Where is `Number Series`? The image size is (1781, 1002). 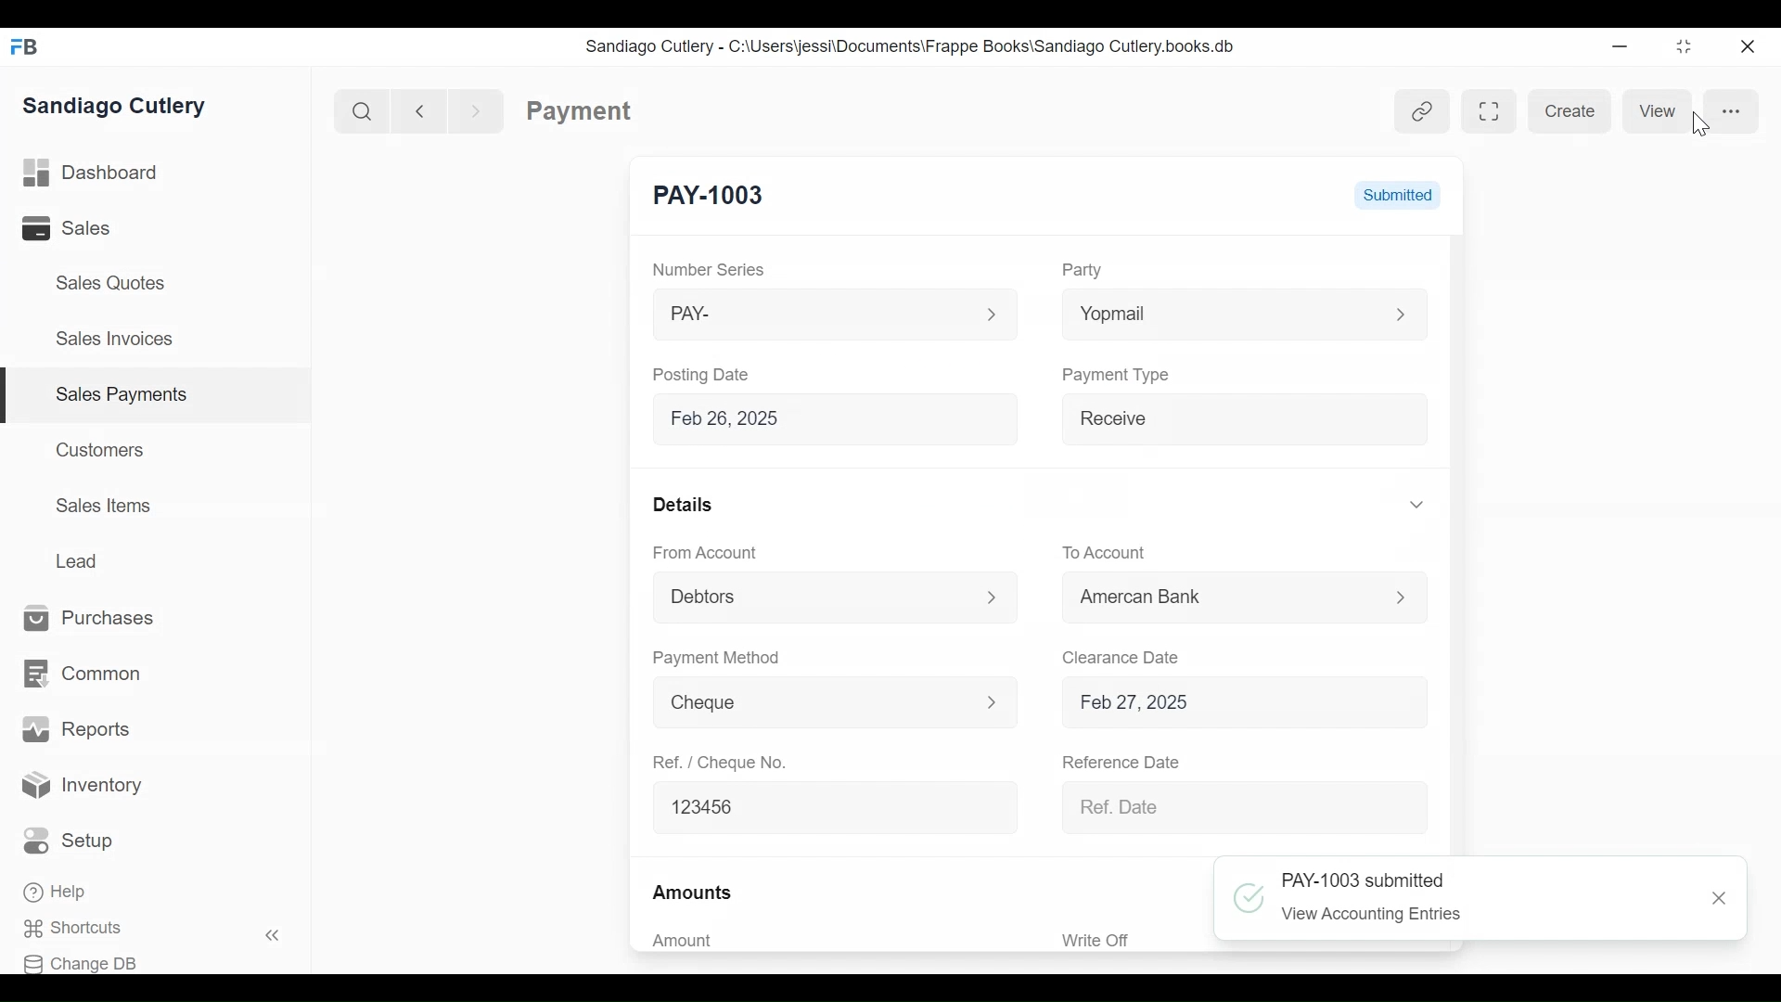
Number Series is located at coordinates (708, 269).